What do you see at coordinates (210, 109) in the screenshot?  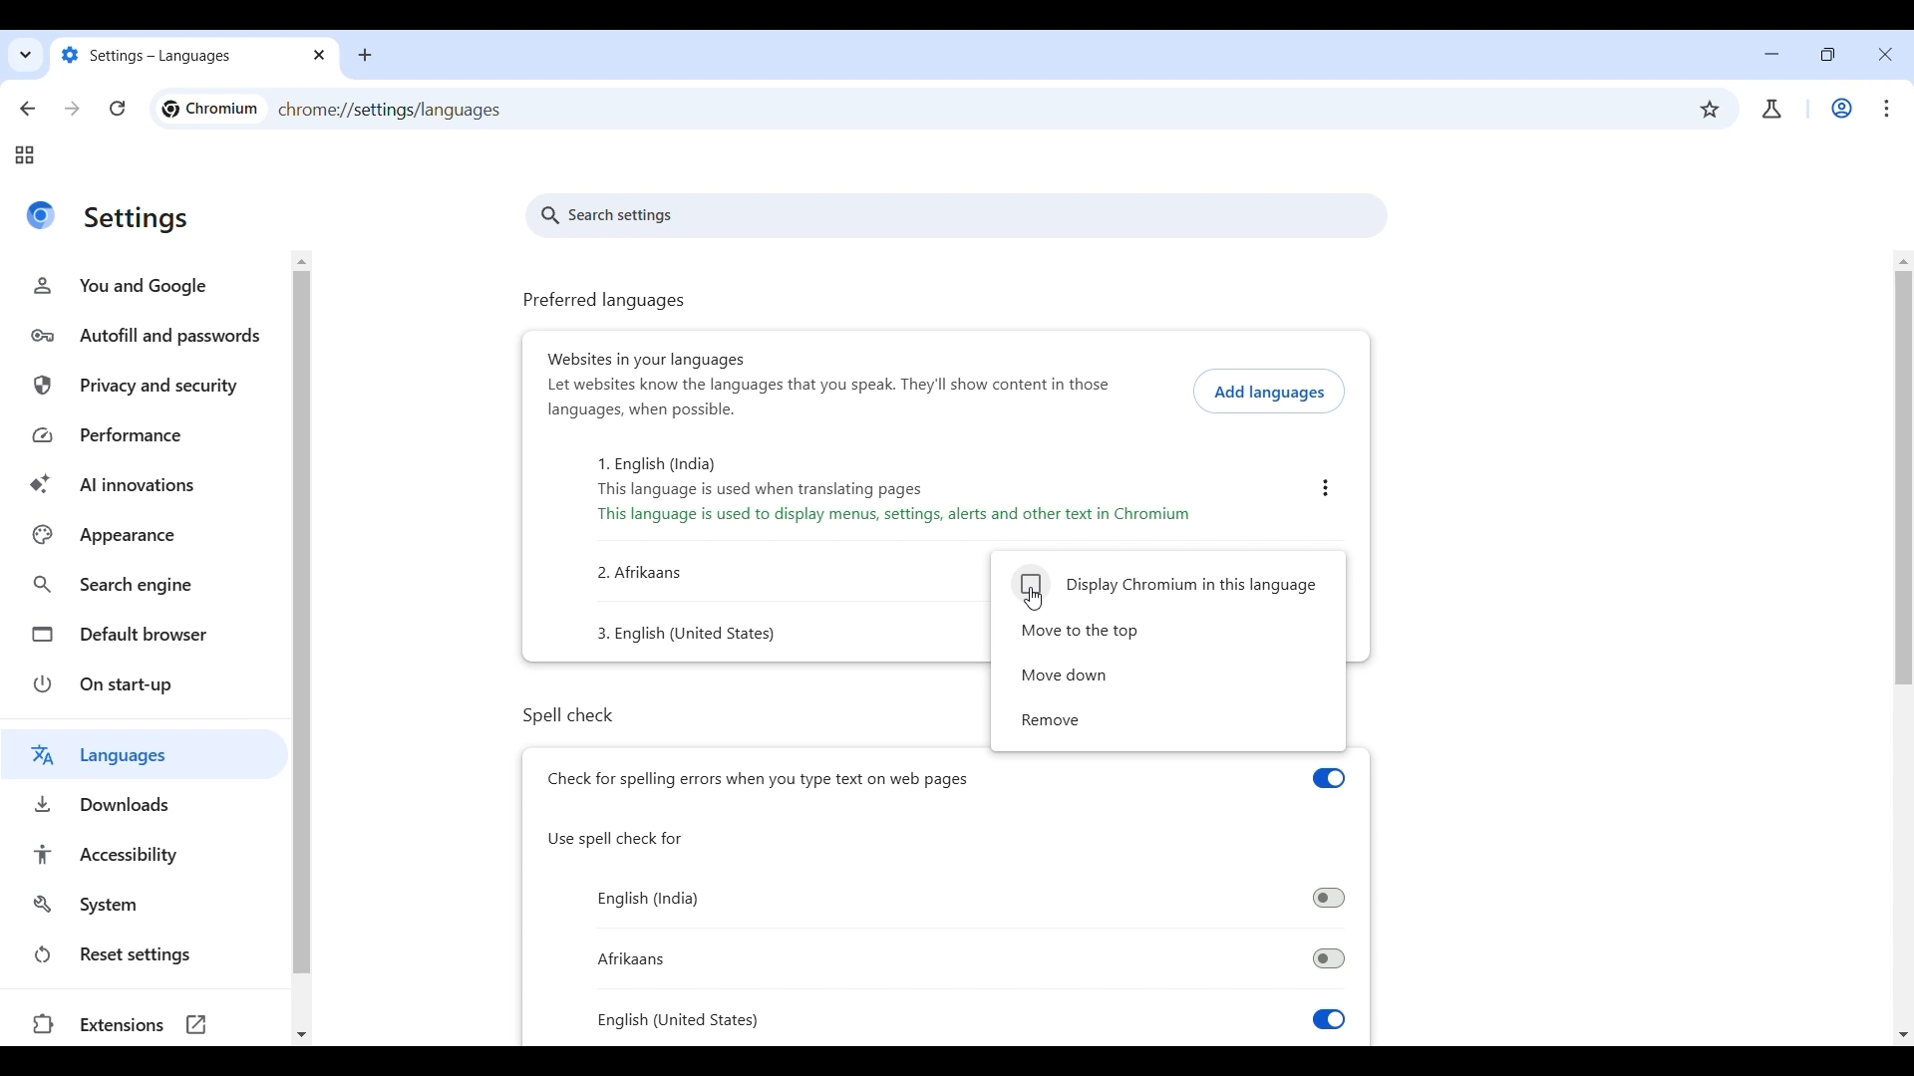 I see `Logo and name of current site` at bounding box center [210, 109].